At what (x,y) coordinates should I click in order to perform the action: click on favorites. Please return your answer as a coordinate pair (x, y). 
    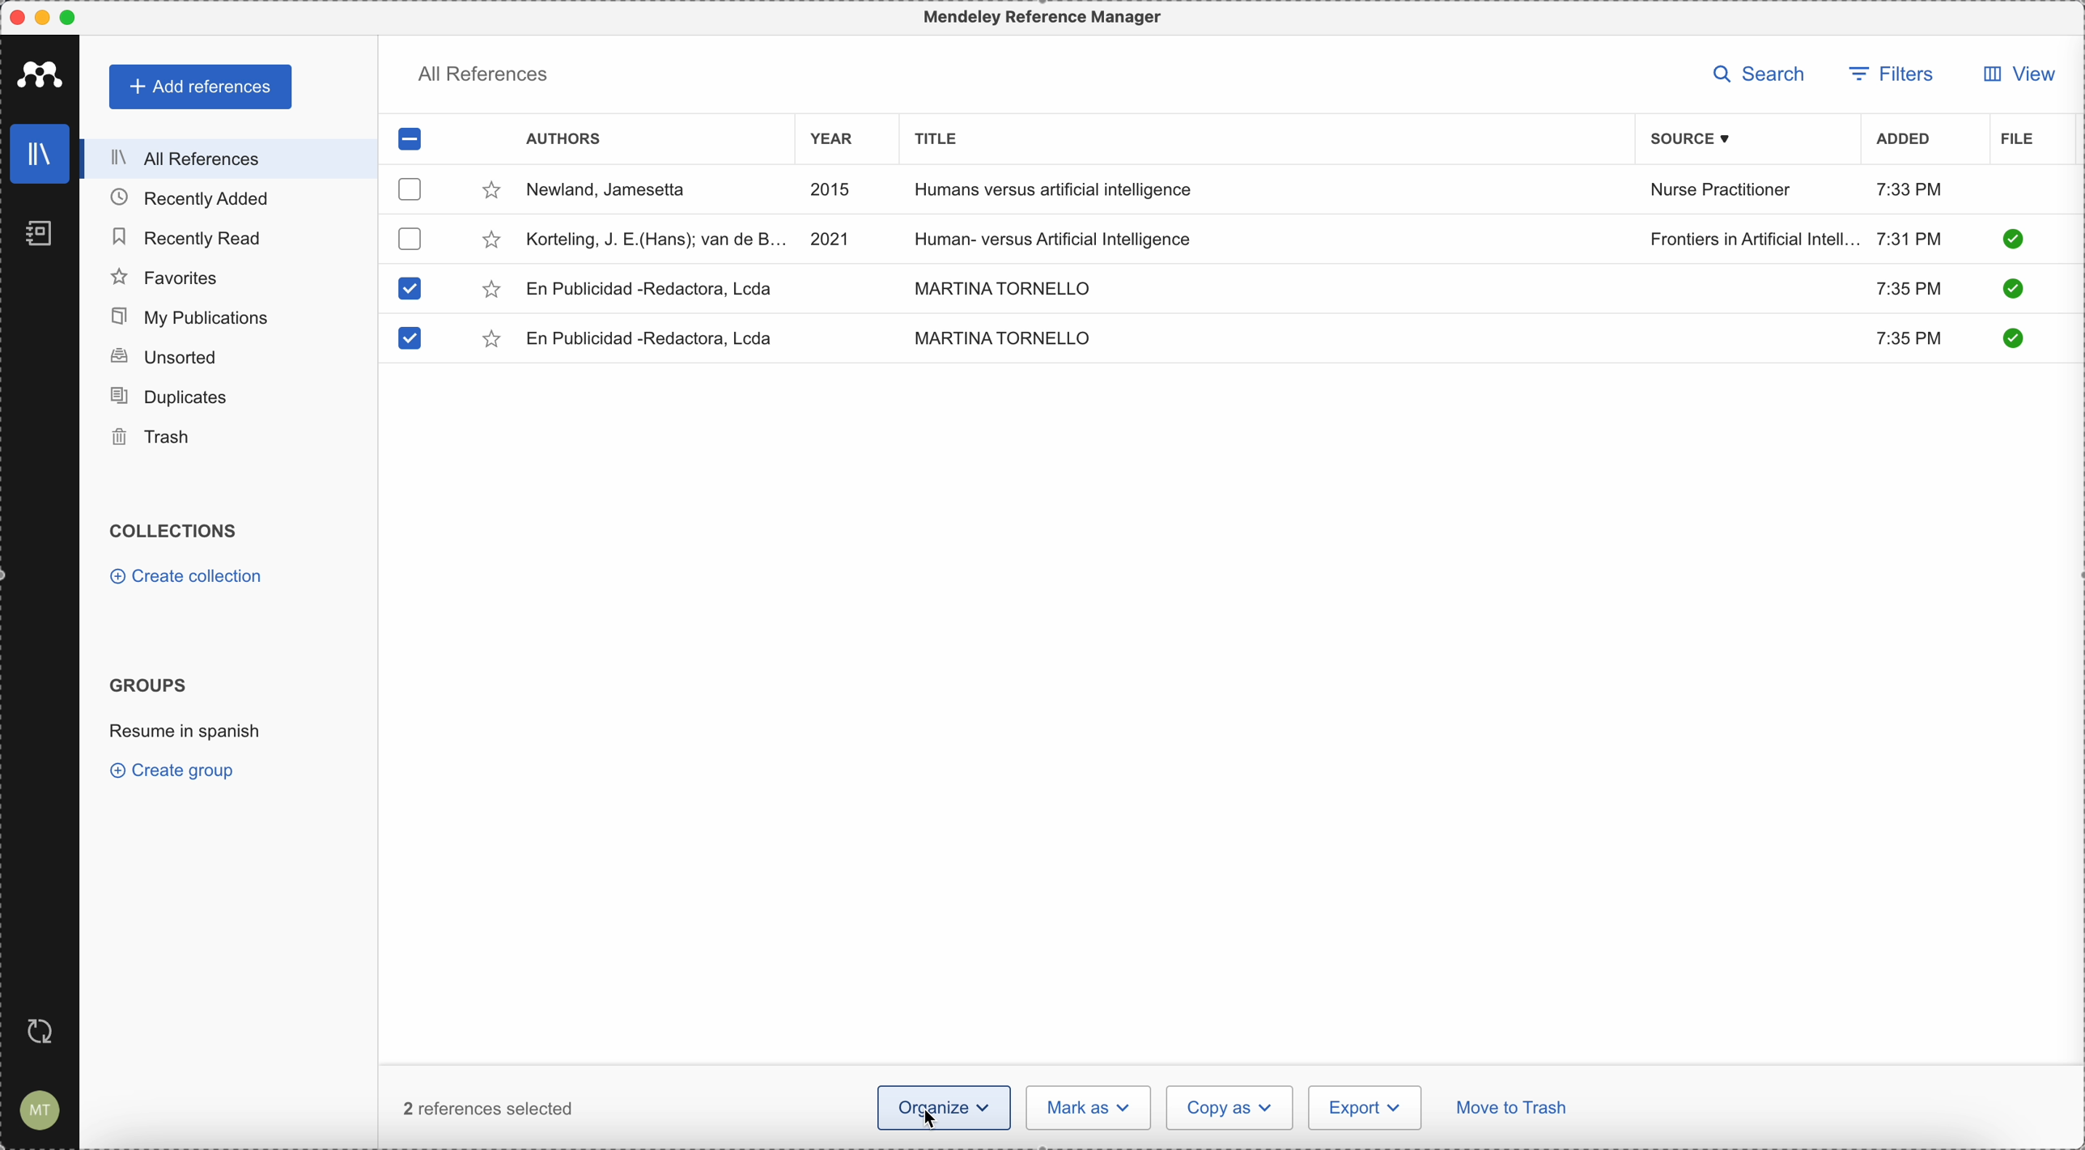
    Looking at the image, I should click on (166, 278).